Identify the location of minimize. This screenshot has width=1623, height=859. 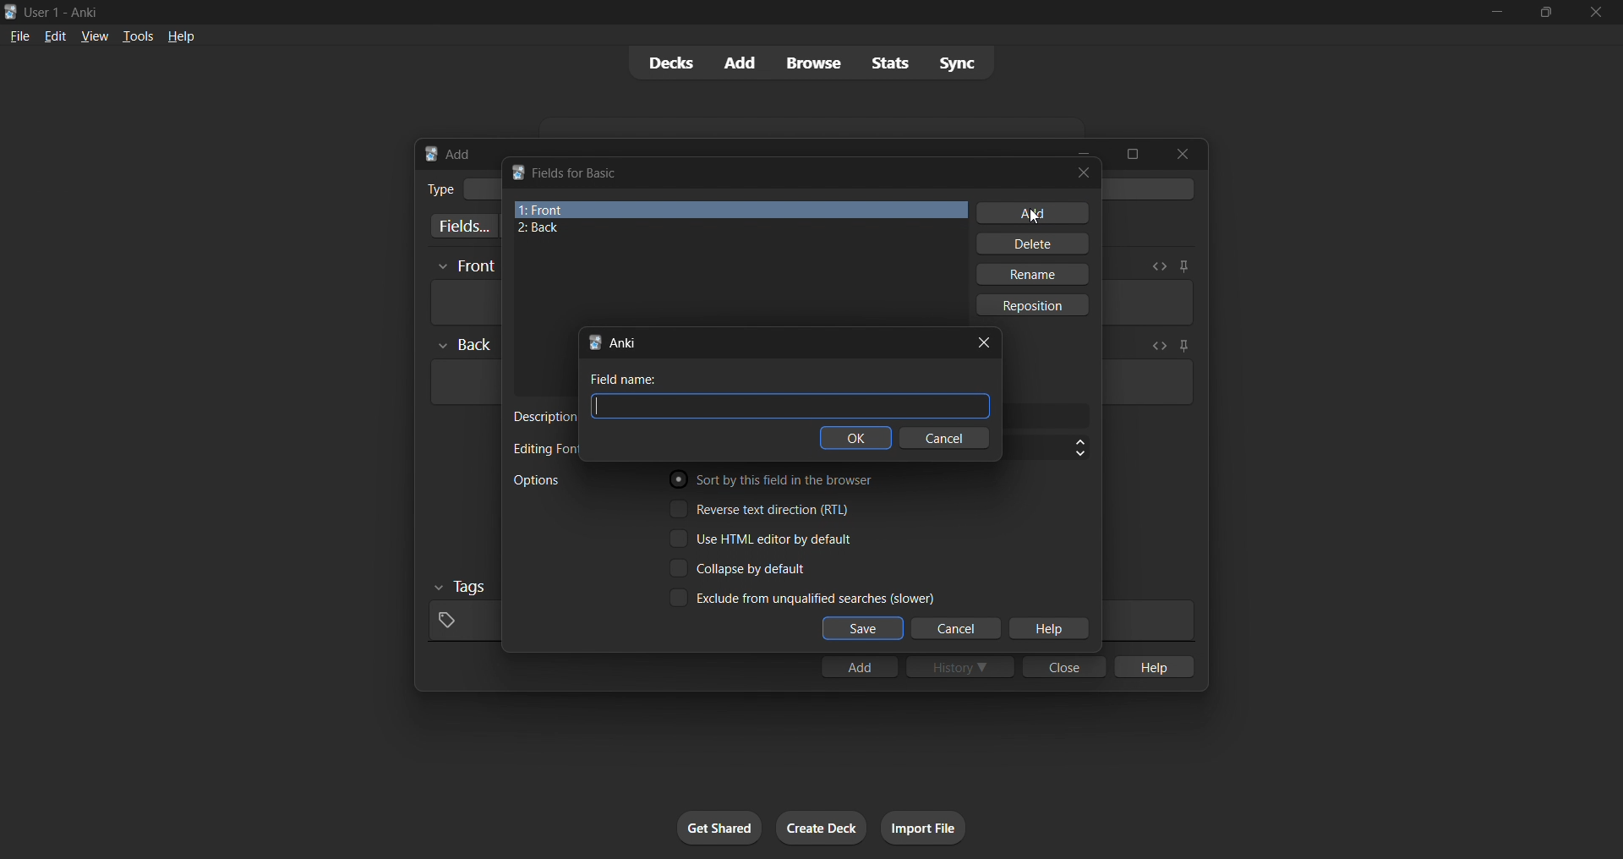
(1496, 13).